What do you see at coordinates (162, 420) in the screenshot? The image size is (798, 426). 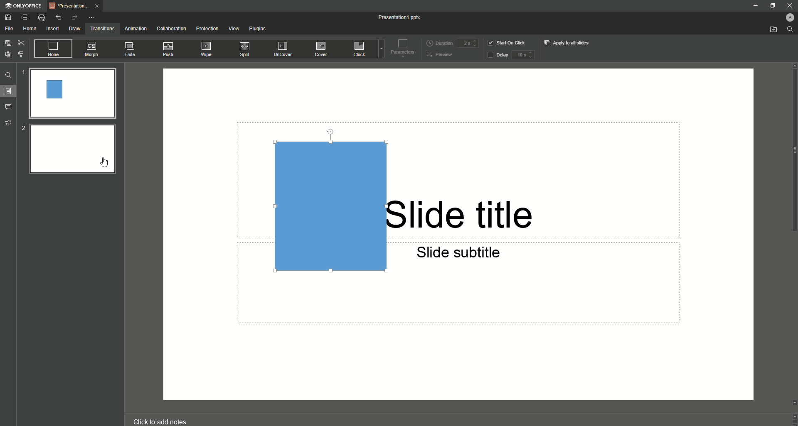 I see `click to add notes` at bounding box center [162, 420].